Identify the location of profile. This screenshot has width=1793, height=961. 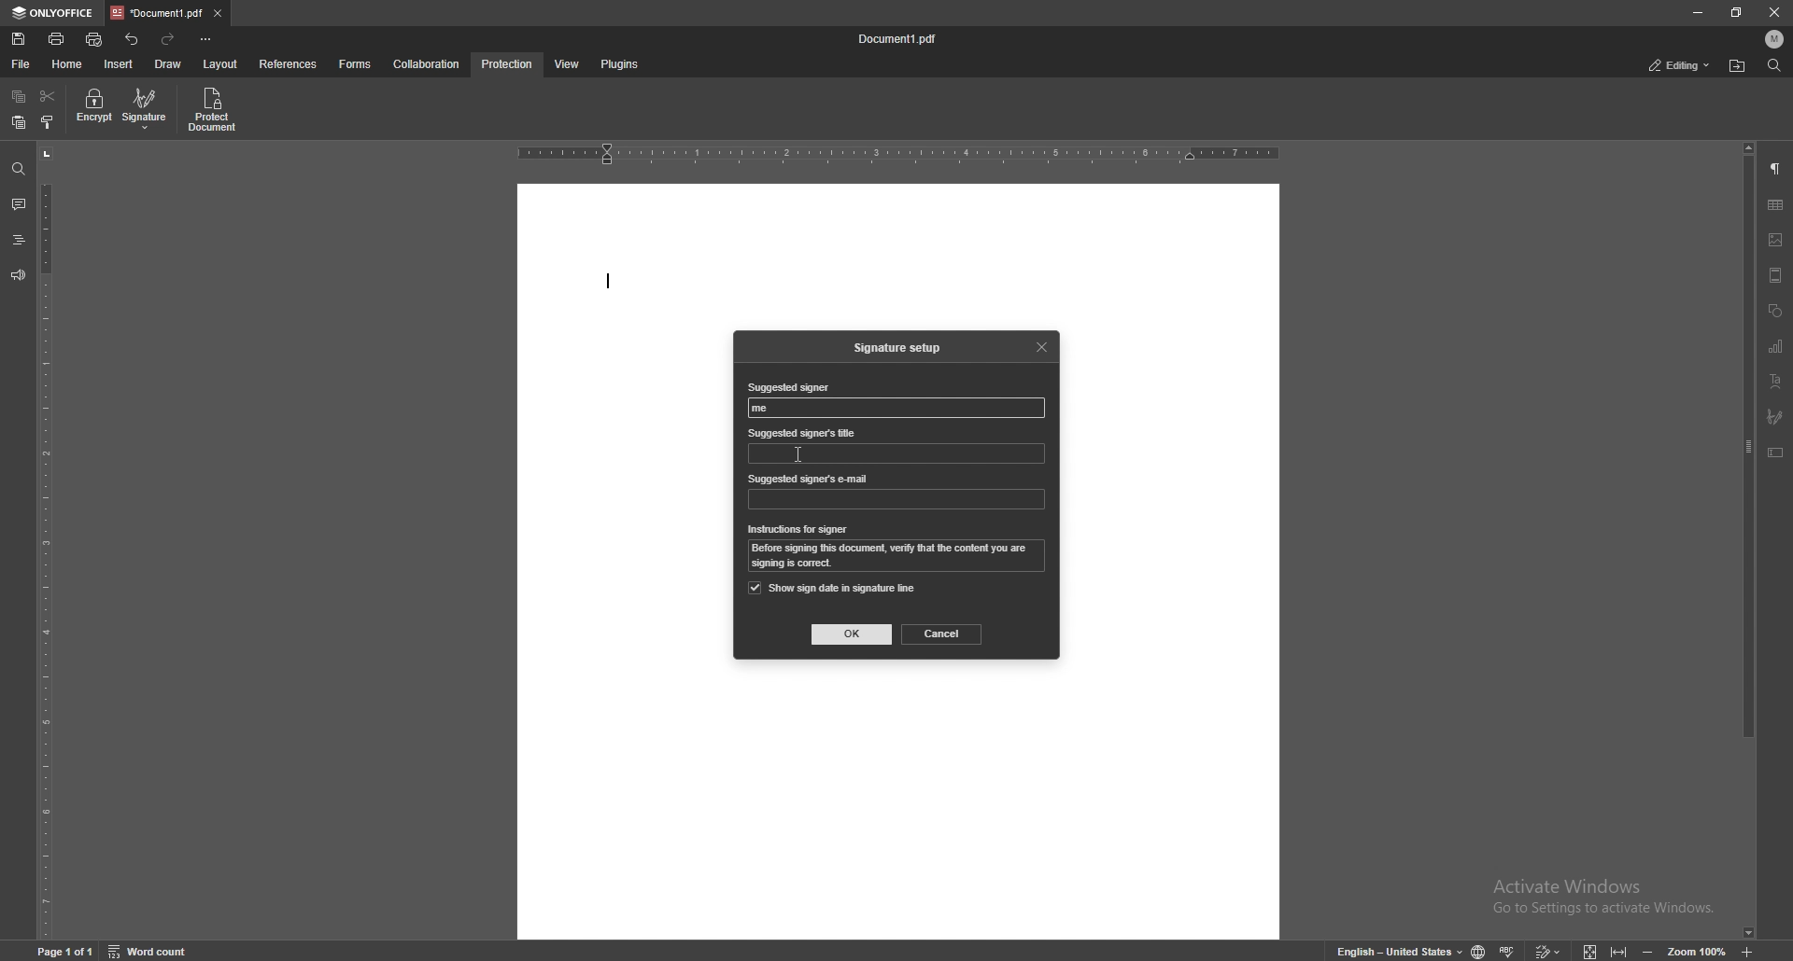
(1775, 39).